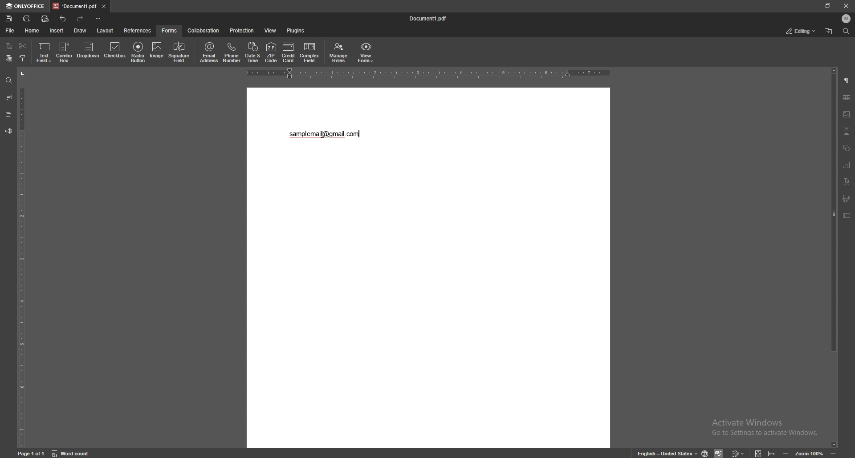  What do you see at coordinates (847, 98) in the screenshot?
I see `table` at bounding box center [847, 98].